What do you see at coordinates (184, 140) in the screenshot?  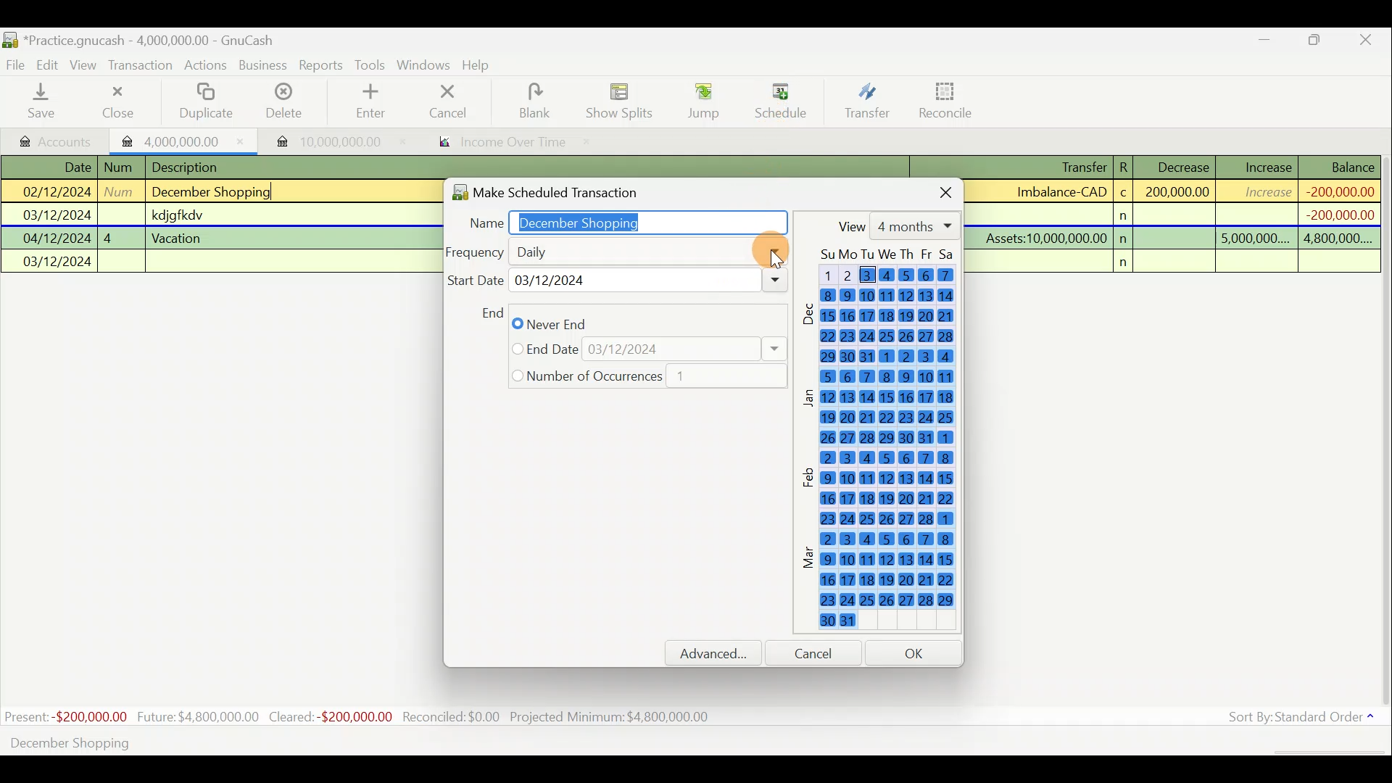 I see `Imported transaction 1` at bounding box center [184, 140].